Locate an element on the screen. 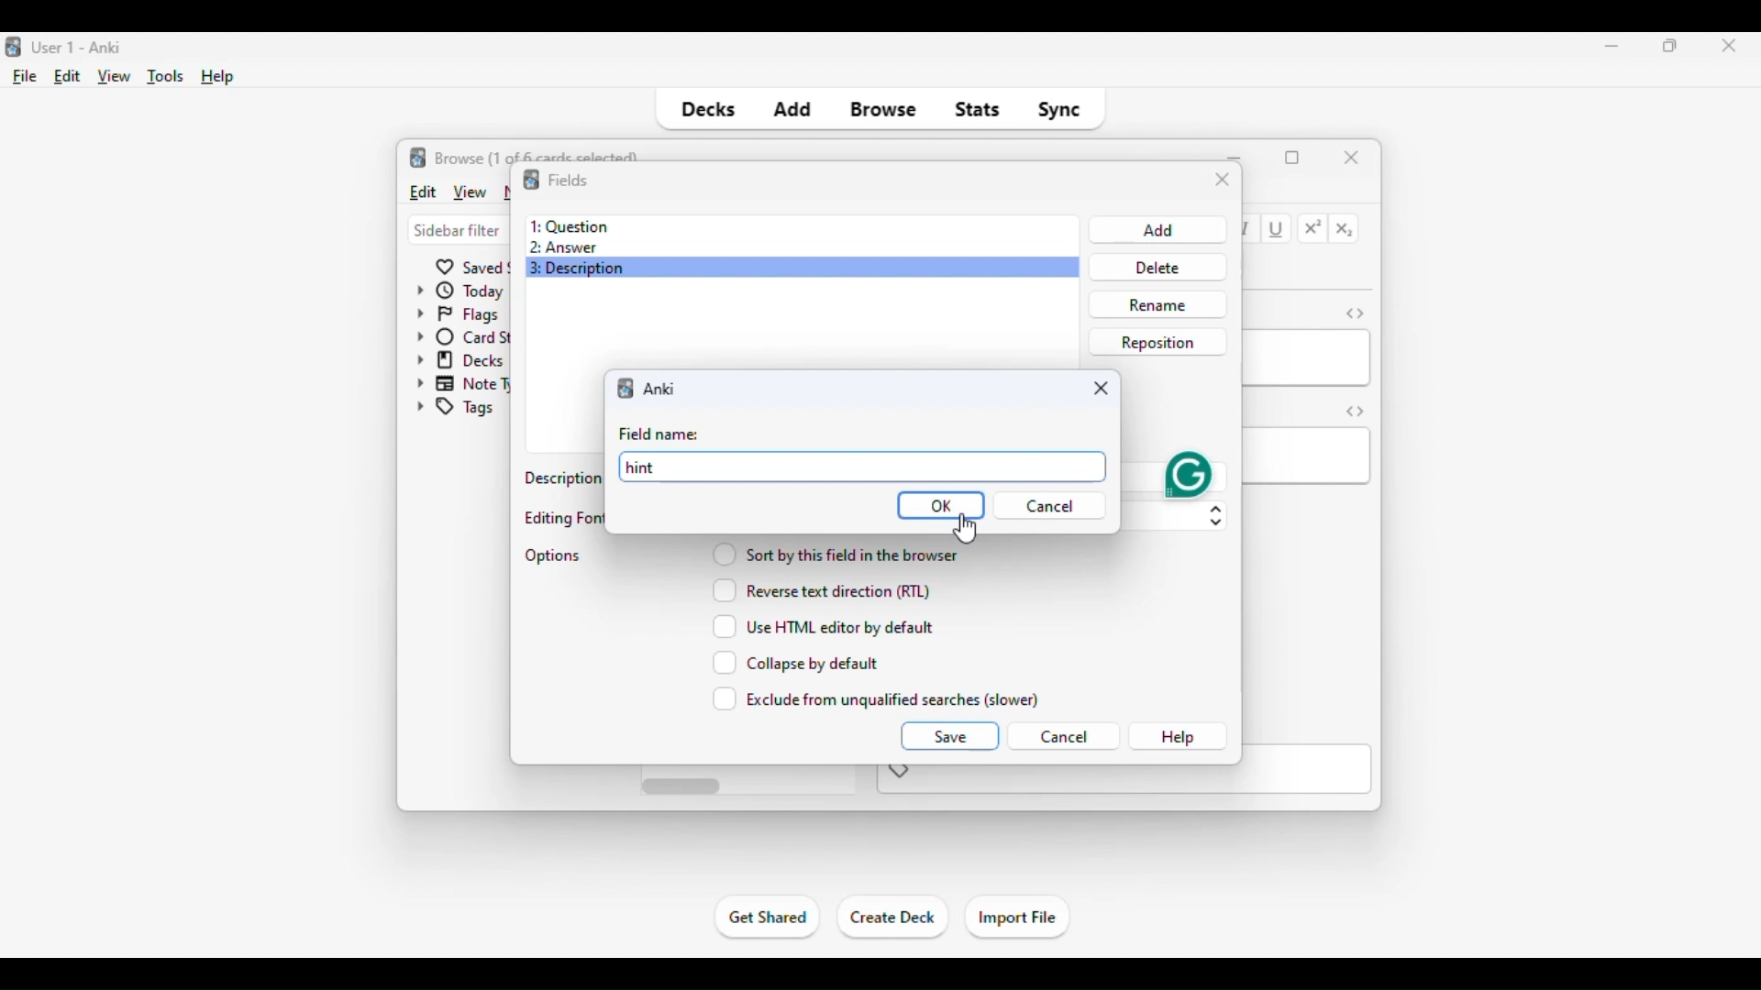 The width and height of the screenshot is (1761, 990). sort by this field in the browser is located at coordinates (835, 553).